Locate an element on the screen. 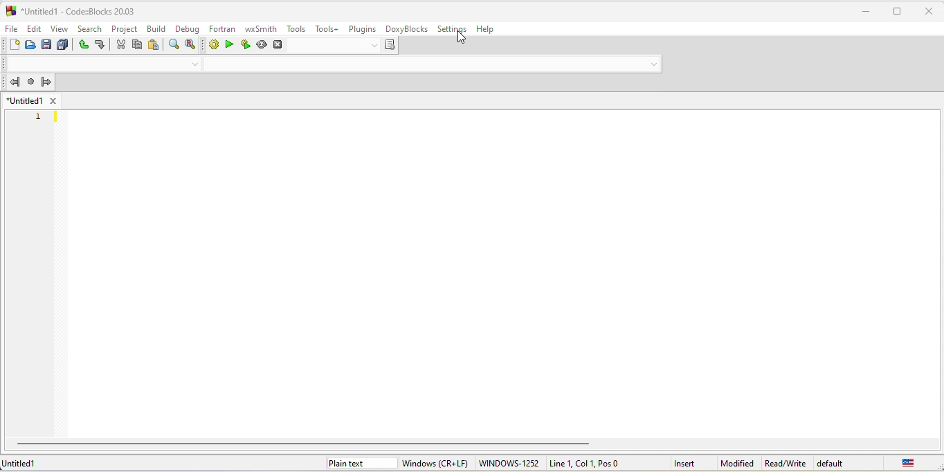 This screenshot has width=944, height=472. rebuild is located at coordinates (262, 44).